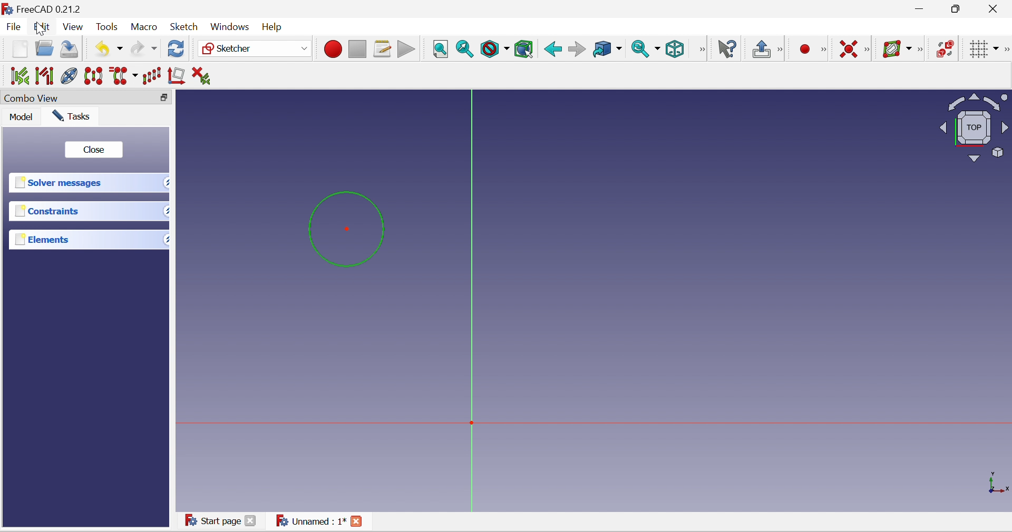  What do you see at coordinates (995, 10) in the screenshot?
I see `Close` at bounding box center [995, 10].